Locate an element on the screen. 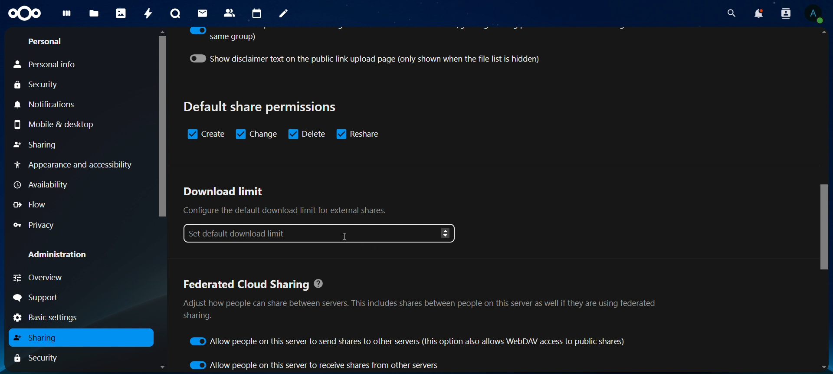 This screenshot has width=833, height=374. mail is located at coordinates (203, 13).